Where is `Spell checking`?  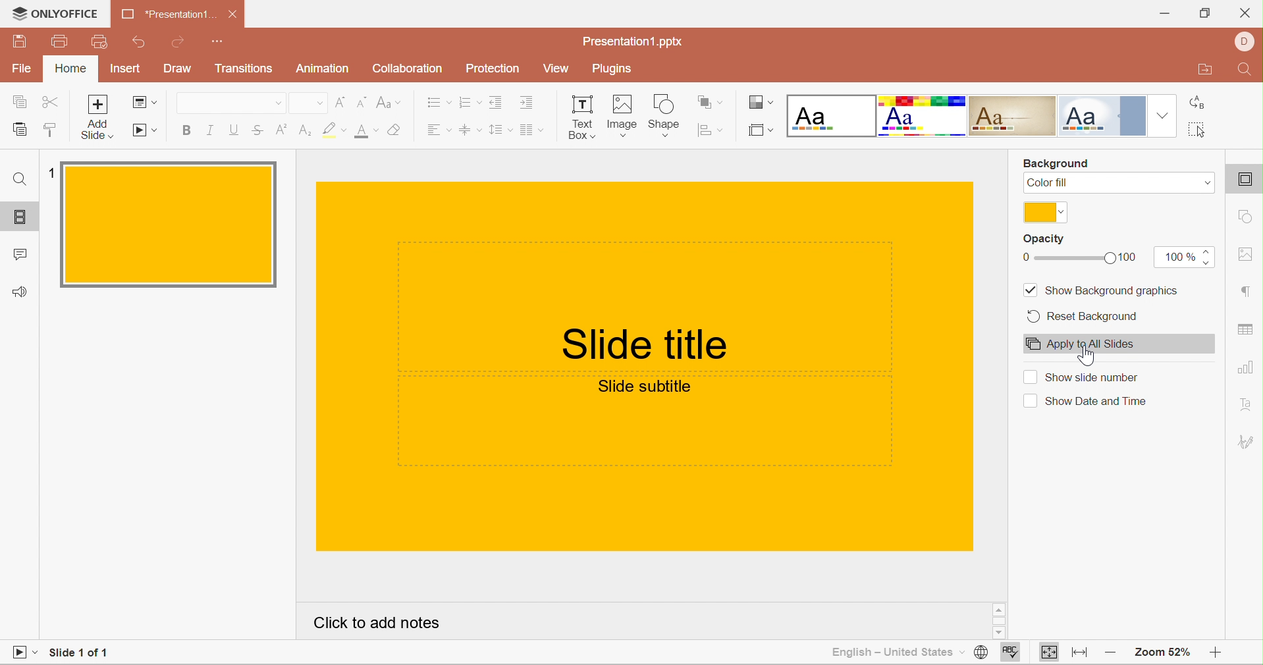 Spell checking is located at coordinates (1011, 653).